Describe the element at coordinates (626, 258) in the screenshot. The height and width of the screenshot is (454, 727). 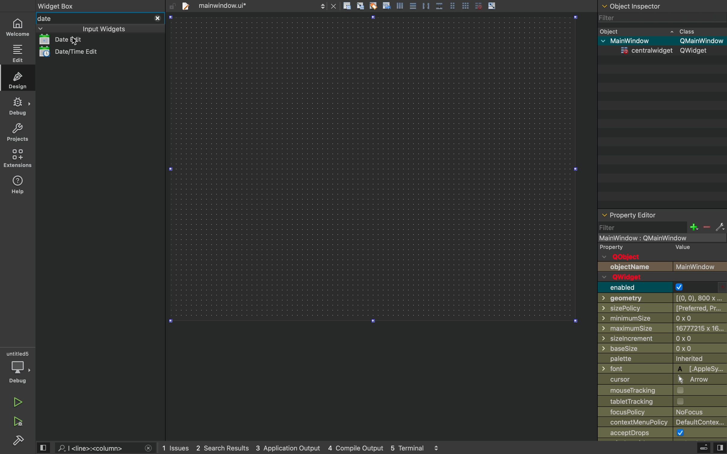
I see `q object` at that location.